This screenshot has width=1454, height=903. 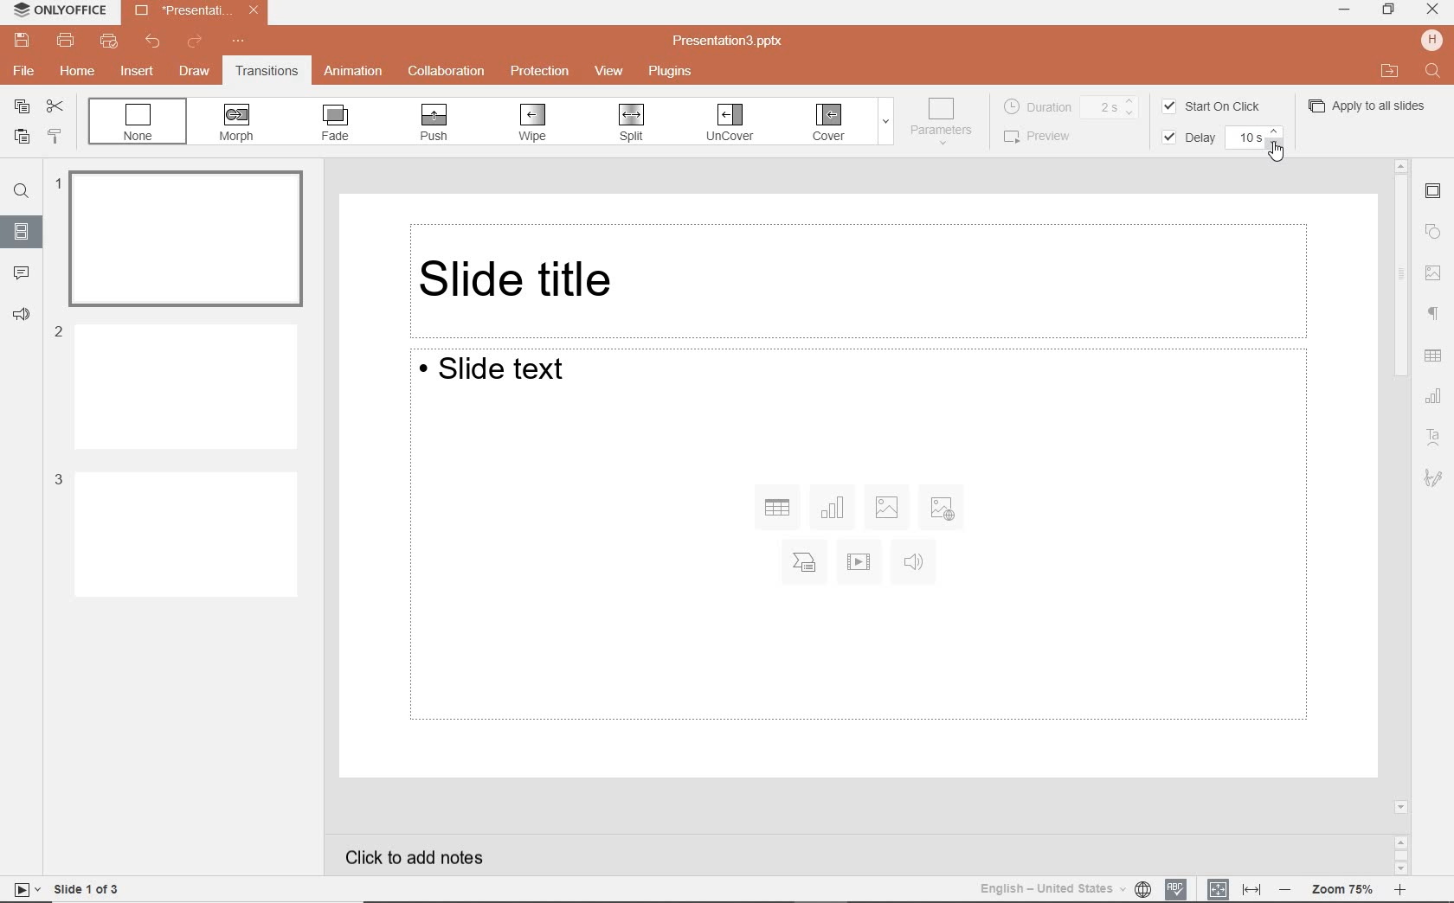 What do you see at coordinates (354, 71) in the screenshot?
I see `animation` at bounding box center [354, 71].